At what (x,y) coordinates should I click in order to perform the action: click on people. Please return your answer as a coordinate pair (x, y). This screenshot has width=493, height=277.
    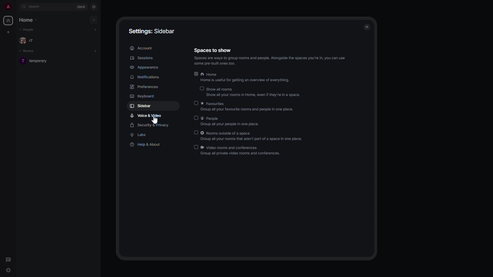
    Looking at the image, I should click on (28, 30).